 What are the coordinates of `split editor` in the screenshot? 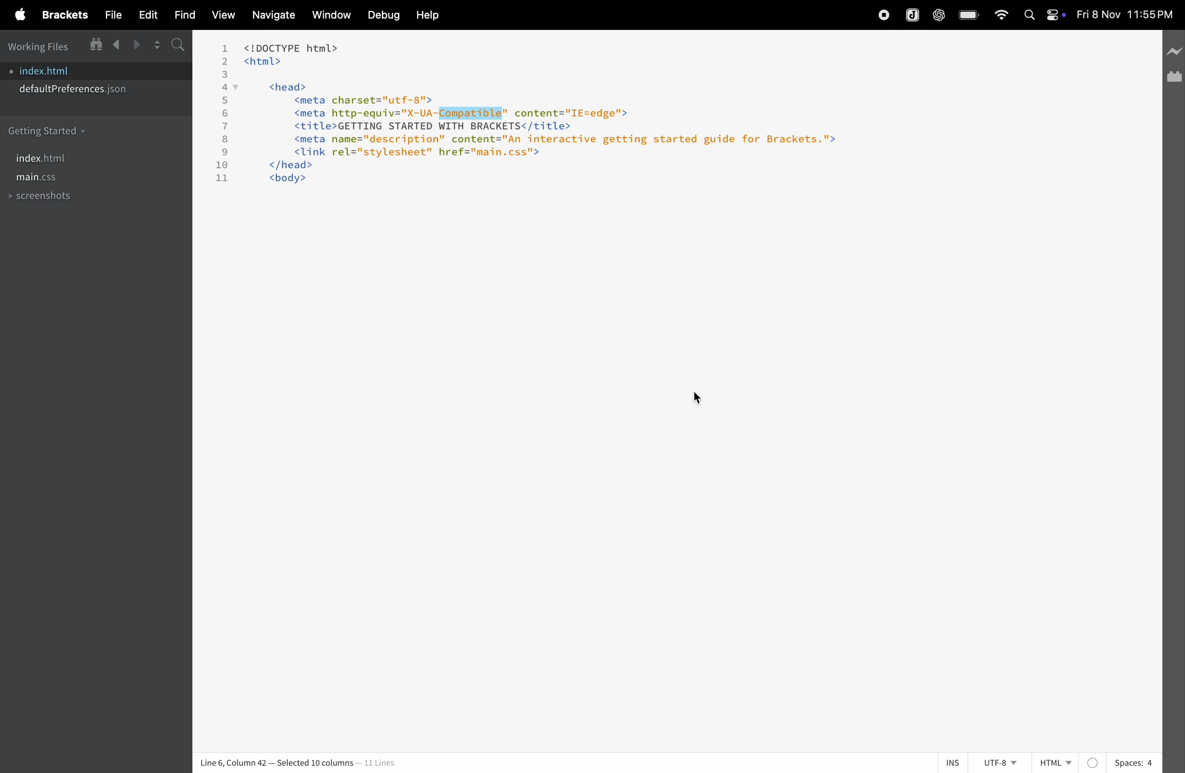 It's located at (153, 45).